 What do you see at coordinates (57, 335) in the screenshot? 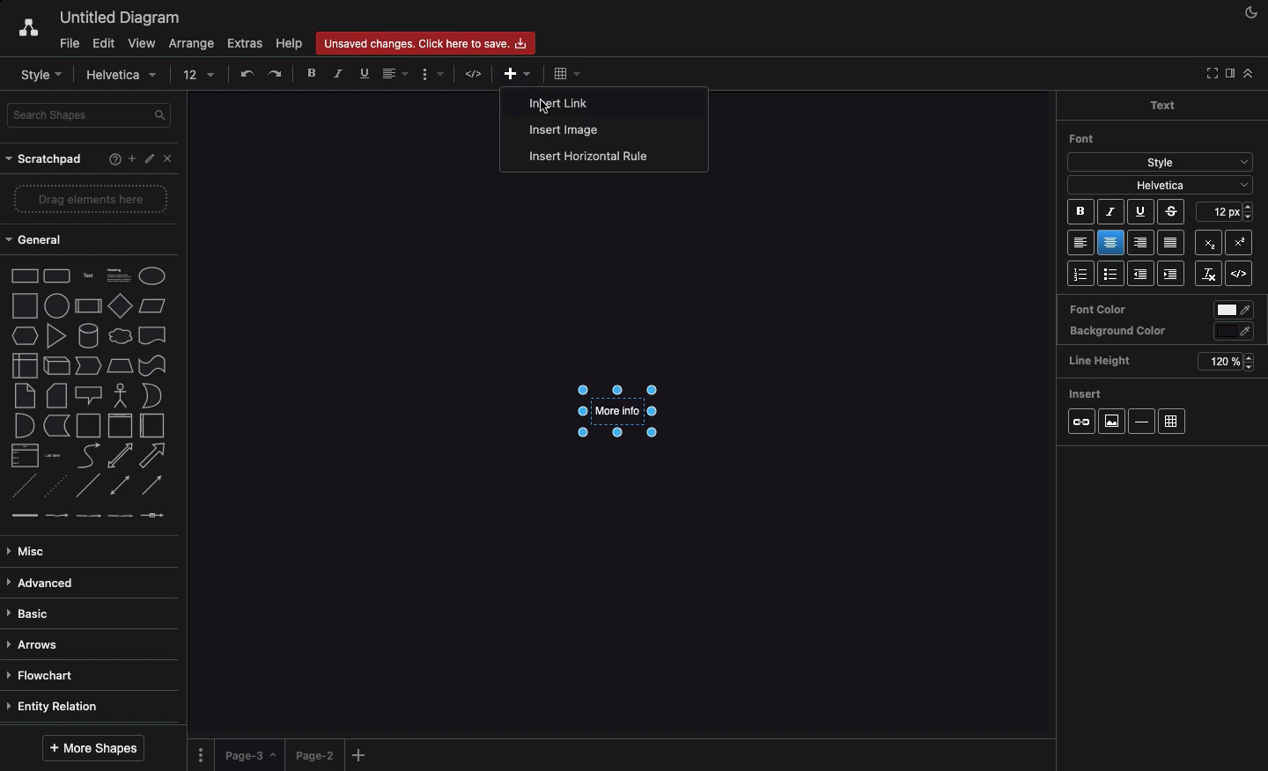
I see `triangle` at bounding box center [57, 335].